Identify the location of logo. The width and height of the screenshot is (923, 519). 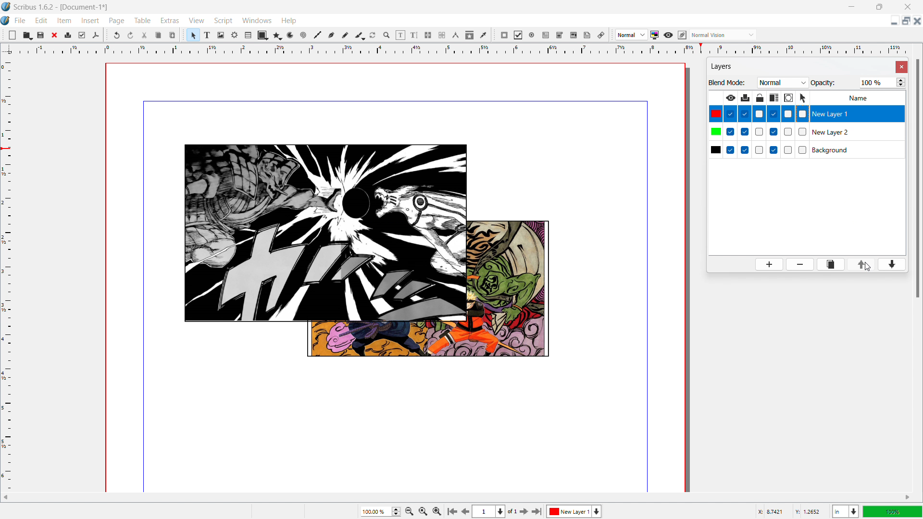
(6, 7).